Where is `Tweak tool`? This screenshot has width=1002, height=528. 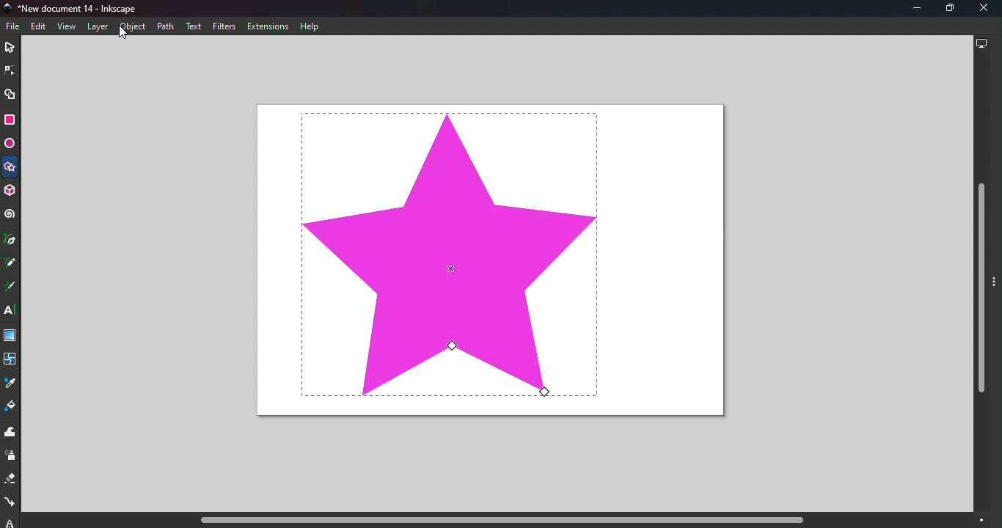 Tweak tool is located at coordinates (12, 433).